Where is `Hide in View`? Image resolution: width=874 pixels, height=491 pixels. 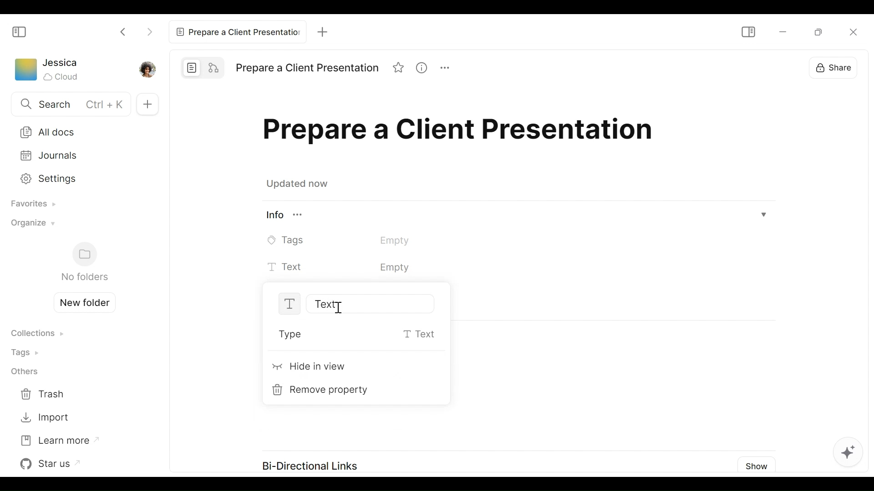
Hide in View is located at coordinates (310, 368).